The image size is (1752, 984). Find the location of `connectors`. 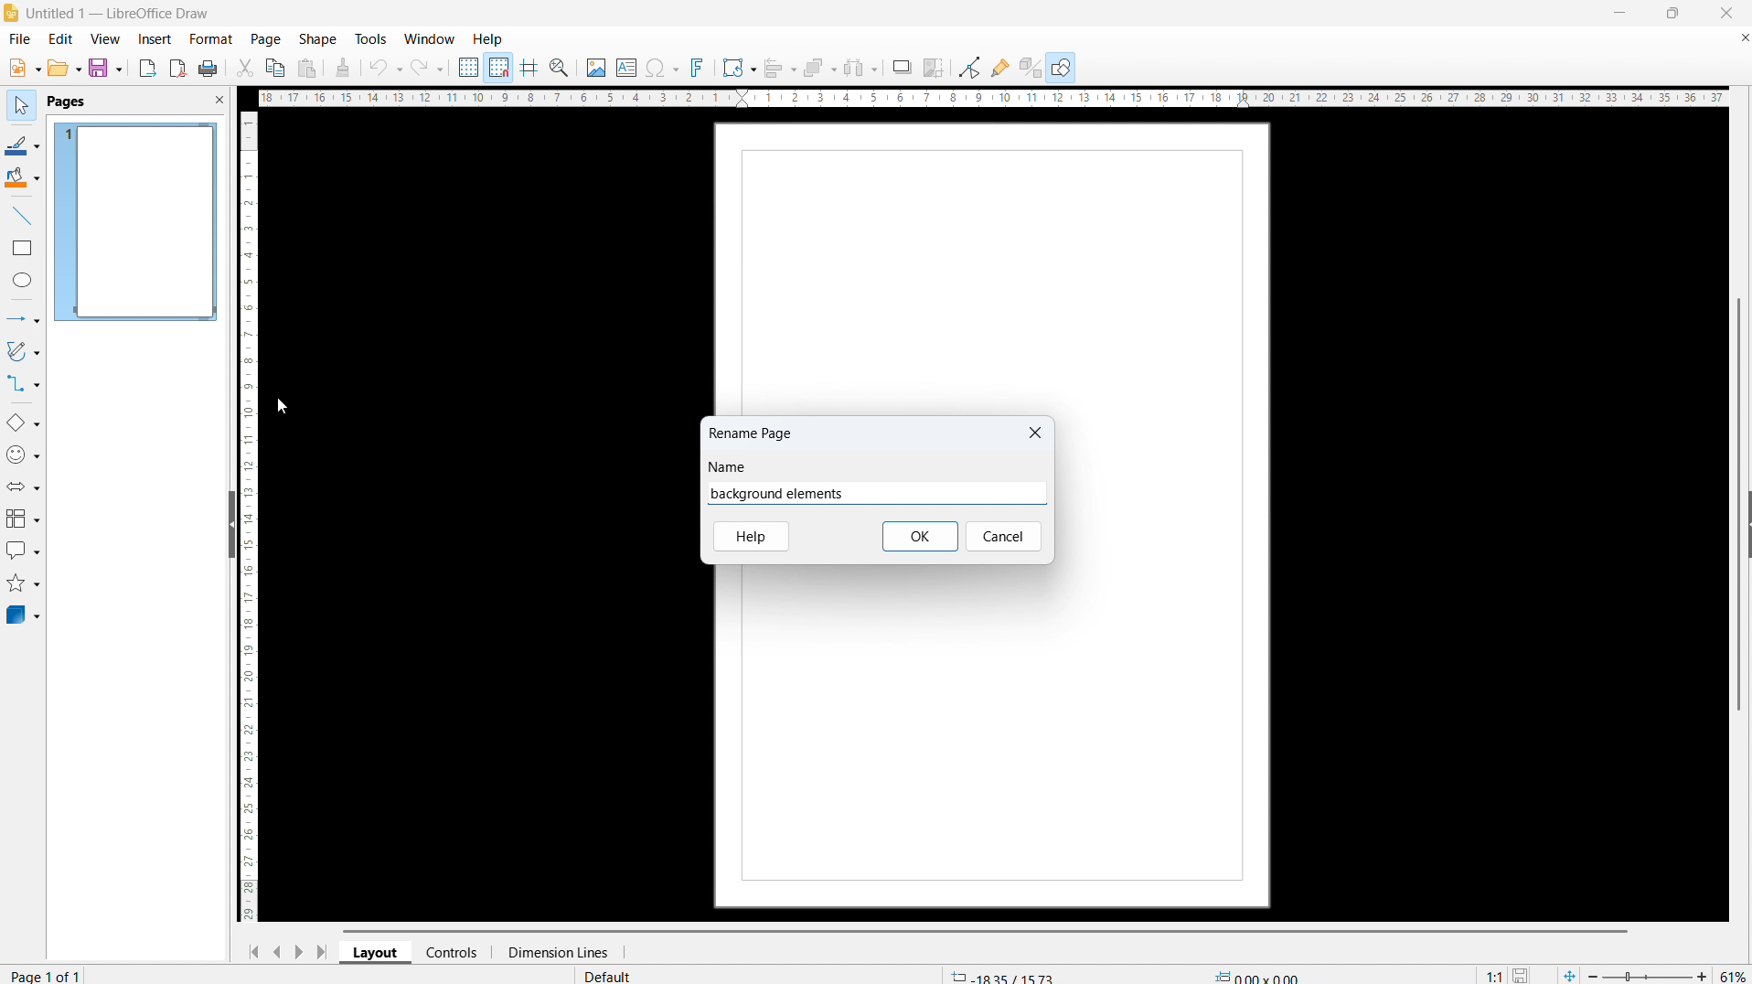

connectors is located at coordinates (23, 385).